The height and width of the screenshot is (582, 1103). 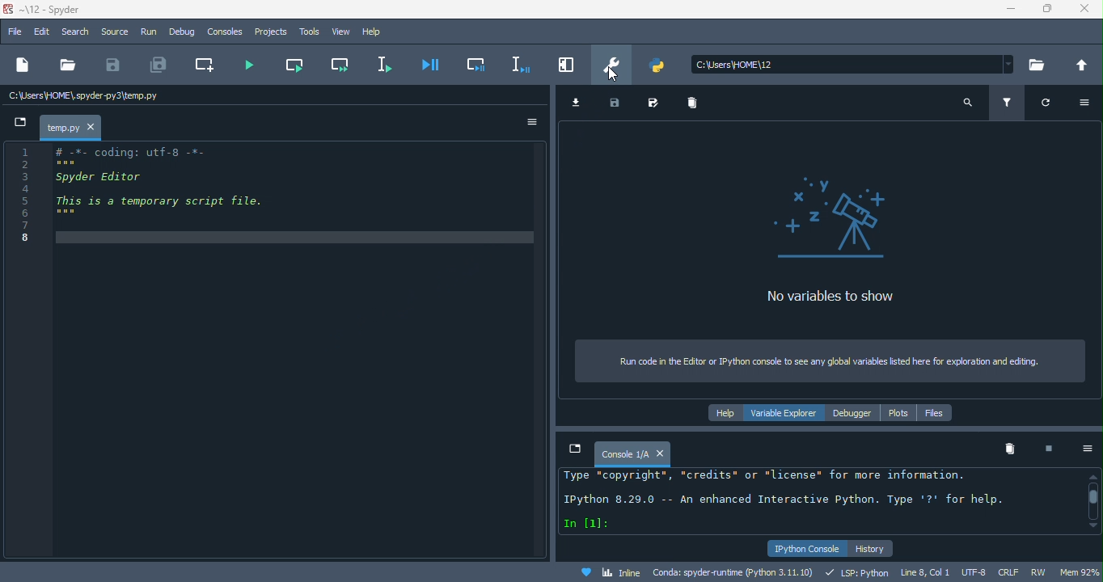 I want to click on option, so click(x=1081, y=449).